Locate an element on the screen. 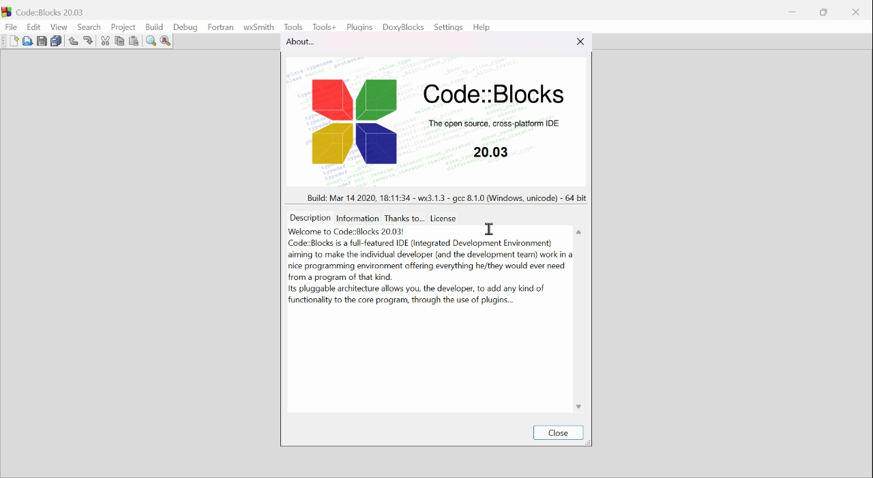 This screenshot has height=478, width=873. Search is located at coordinates (89, 27).